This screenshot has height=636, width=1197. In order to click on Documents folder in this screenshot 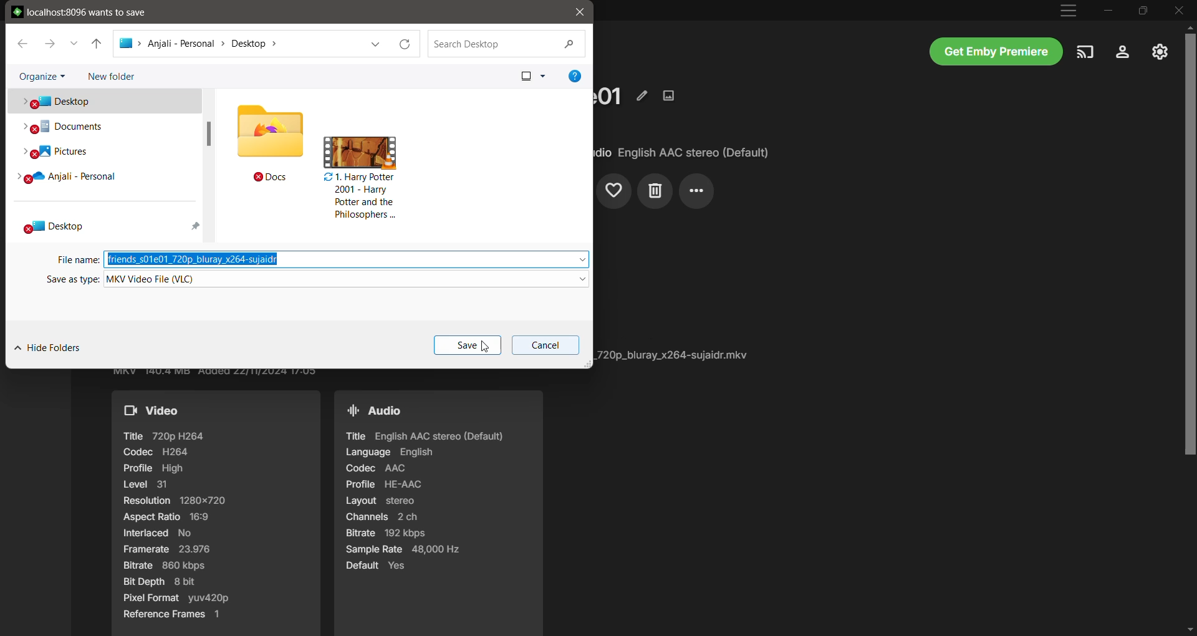, I will do `click(103, 127)`.